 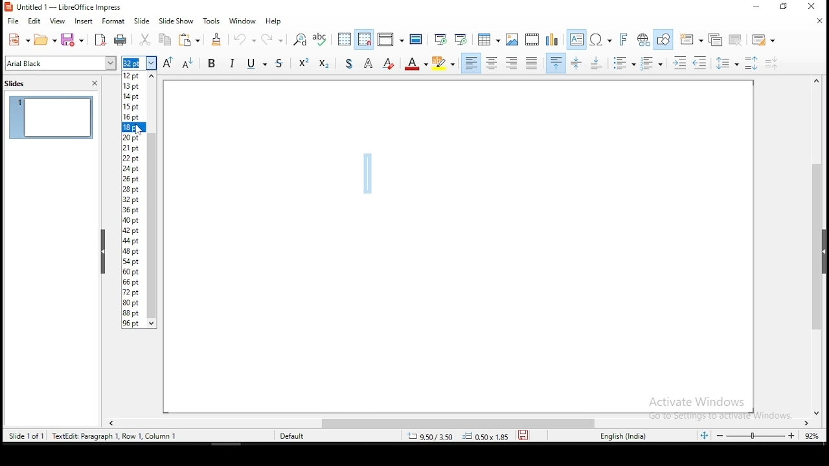 I want to click on delete slide, so click(x=736, y=39).